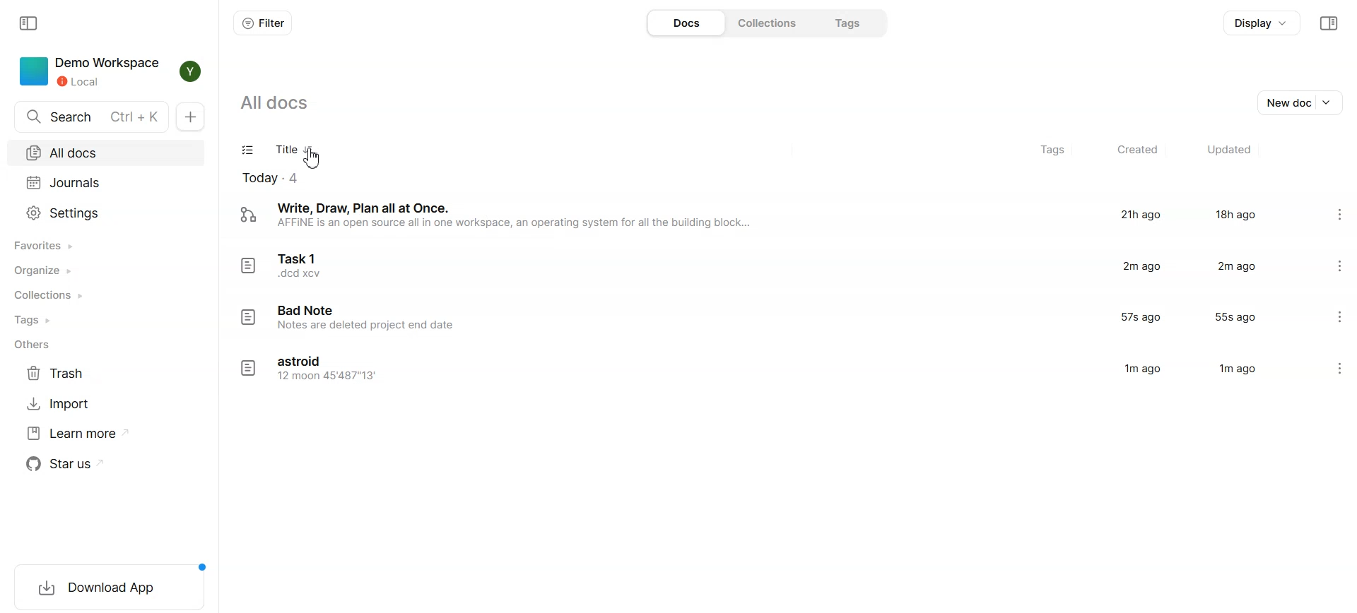 The height and width of the screenshot is (613, 1357). Describe the element at coordinates (58, 403) in the screenshot. I see `Import` at that location.